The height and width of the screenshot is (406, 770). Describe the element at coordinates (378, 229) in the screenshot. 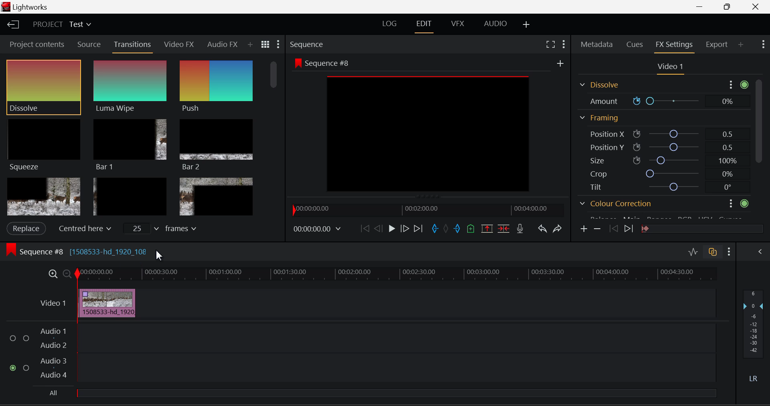

I see `Go Back` at that location.